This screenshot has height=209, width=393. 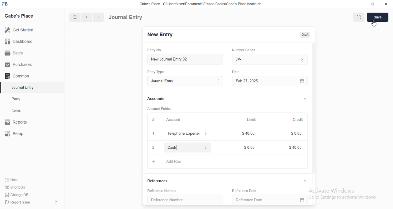 I want to click on ‘Reference Number, so click(x=167, y=200).